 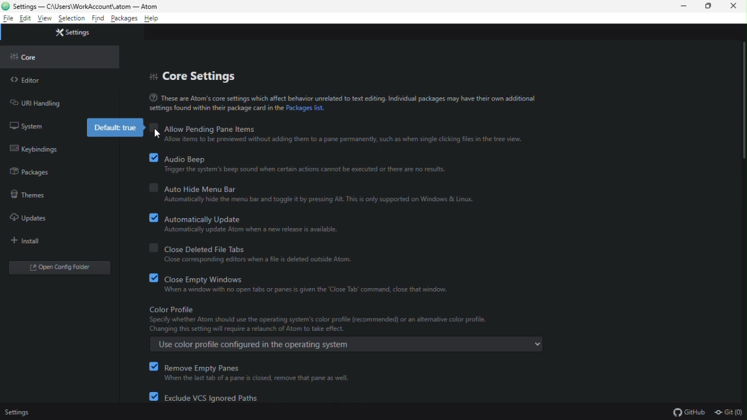 What do you see at coordinates (33, 57) in the screenshot?
I see `core` at bounding box center [33, 57].